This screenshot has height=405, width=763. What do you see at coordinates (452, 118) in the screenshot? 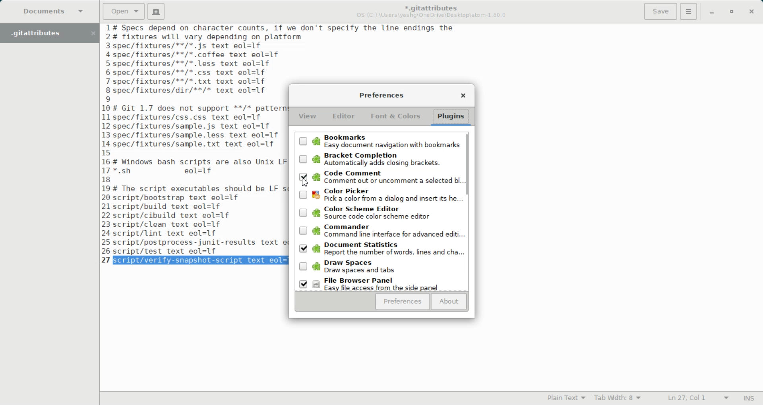
I see `Plugins (selected)` at bounding box center [452, 118].